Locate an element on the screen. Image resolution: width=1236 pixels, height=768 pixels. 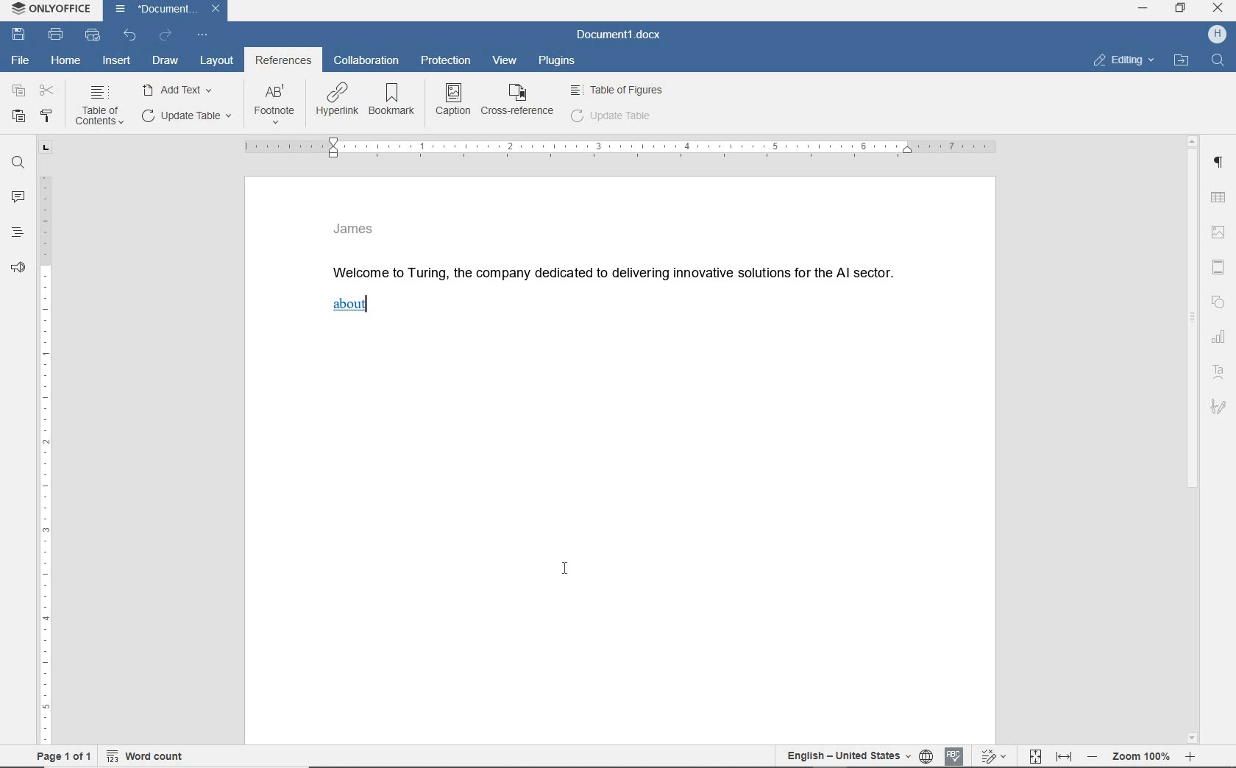
Page 1 of 1 is located at coordinates (60, 758).